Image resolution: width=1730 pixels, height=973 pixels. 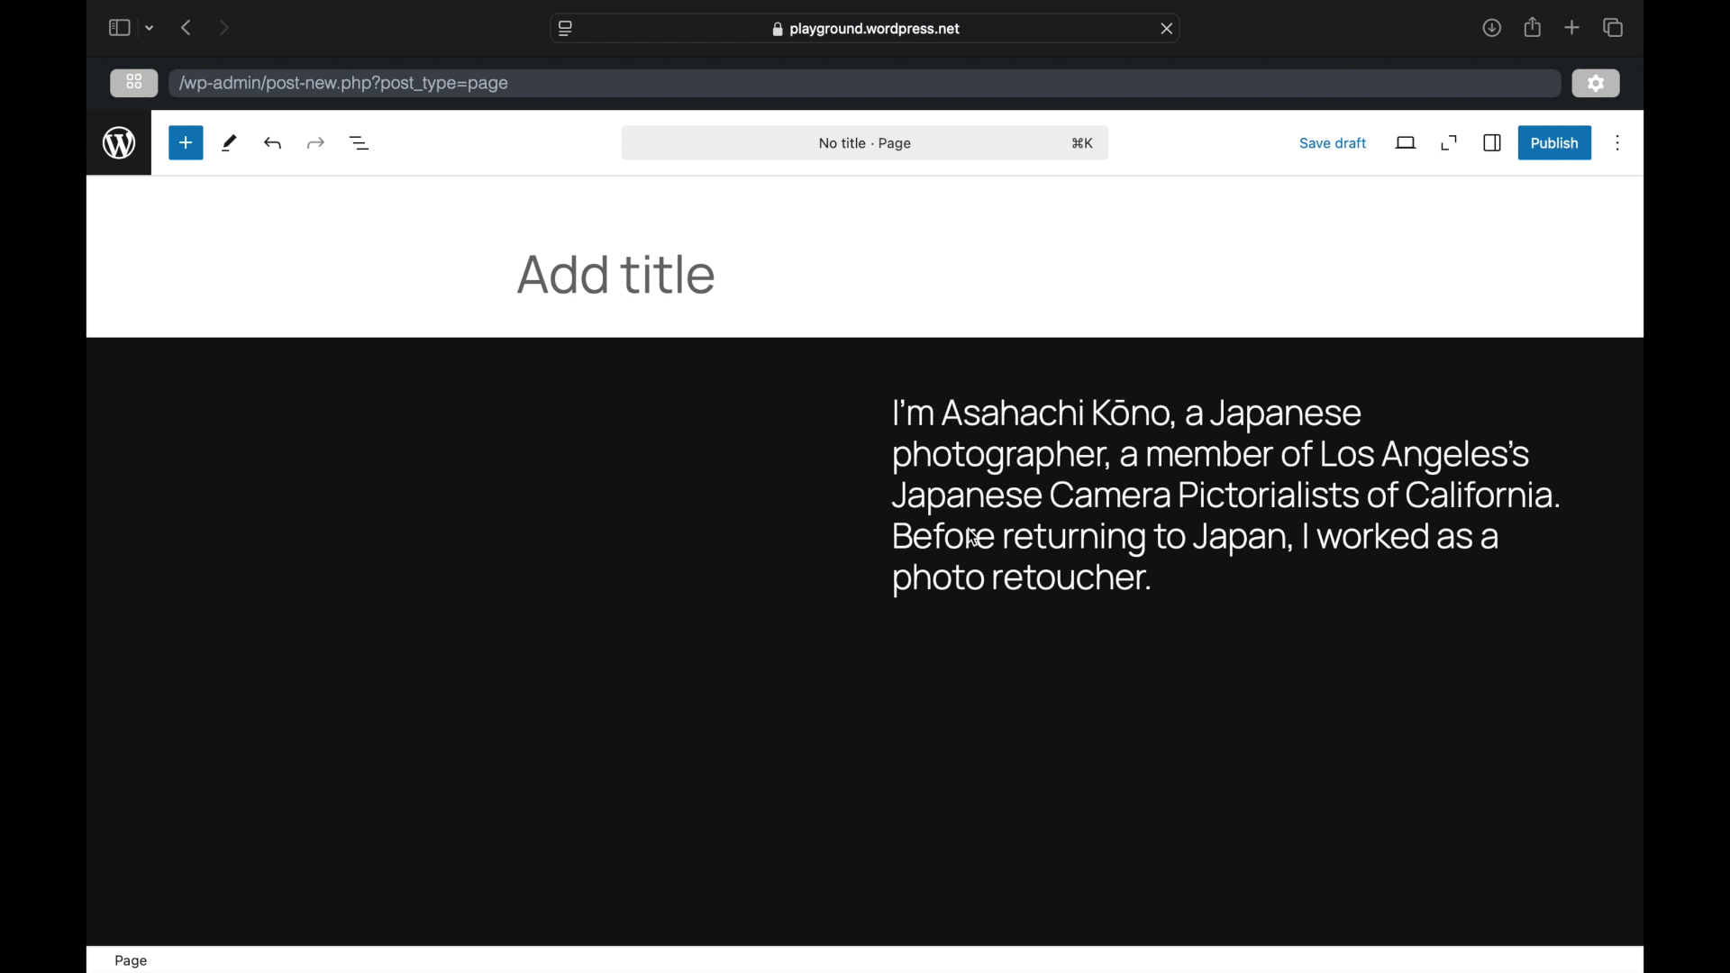 What do you see at coordinates (1168, 29) in the screenshot?
I see `close` at bounding box center [1168, 29].